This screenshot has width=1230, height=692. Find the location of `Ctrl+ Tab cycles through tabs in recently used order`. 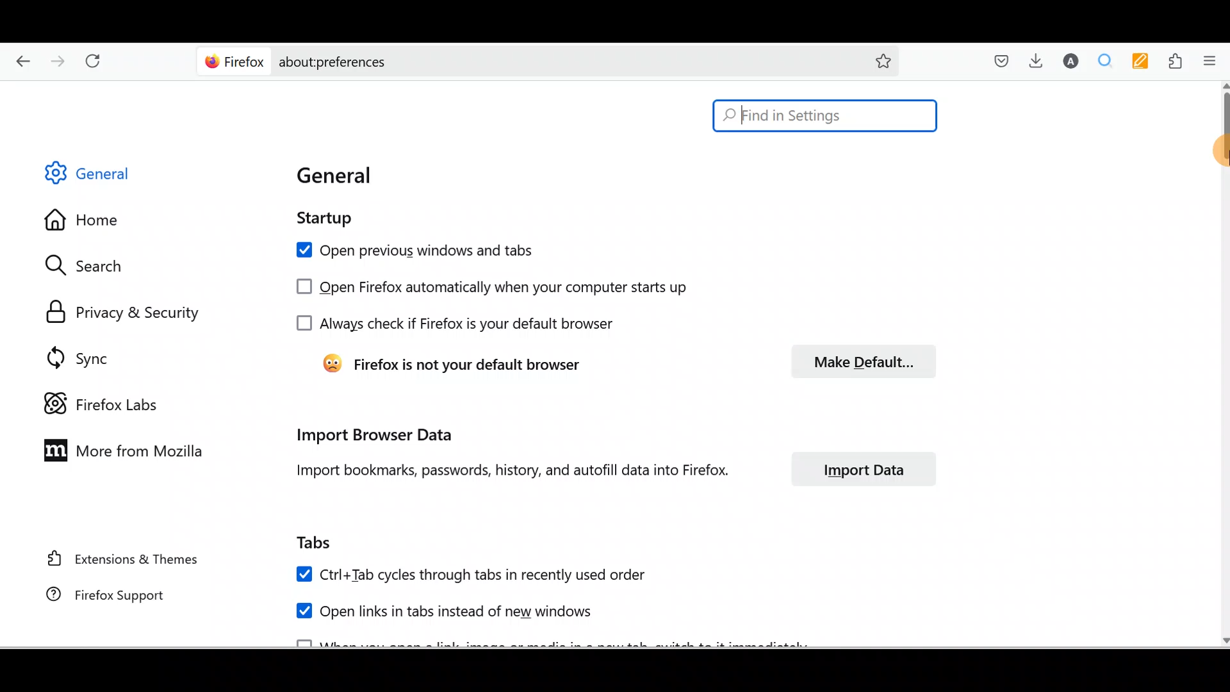

Ctrl+ Tab cycles through tabs in recently used order is located at coordinates (471, 573).